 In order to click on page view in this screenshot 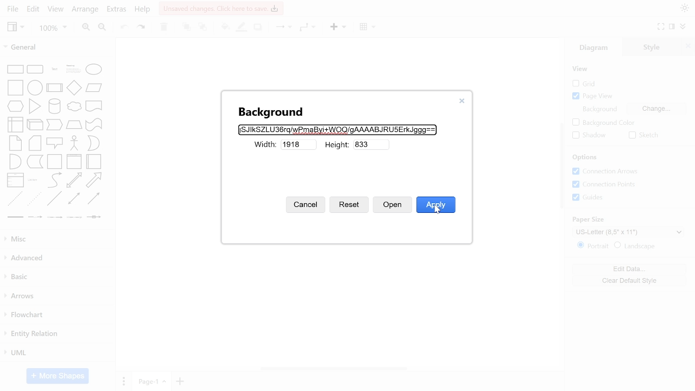, I will do `click(594, 97)`.